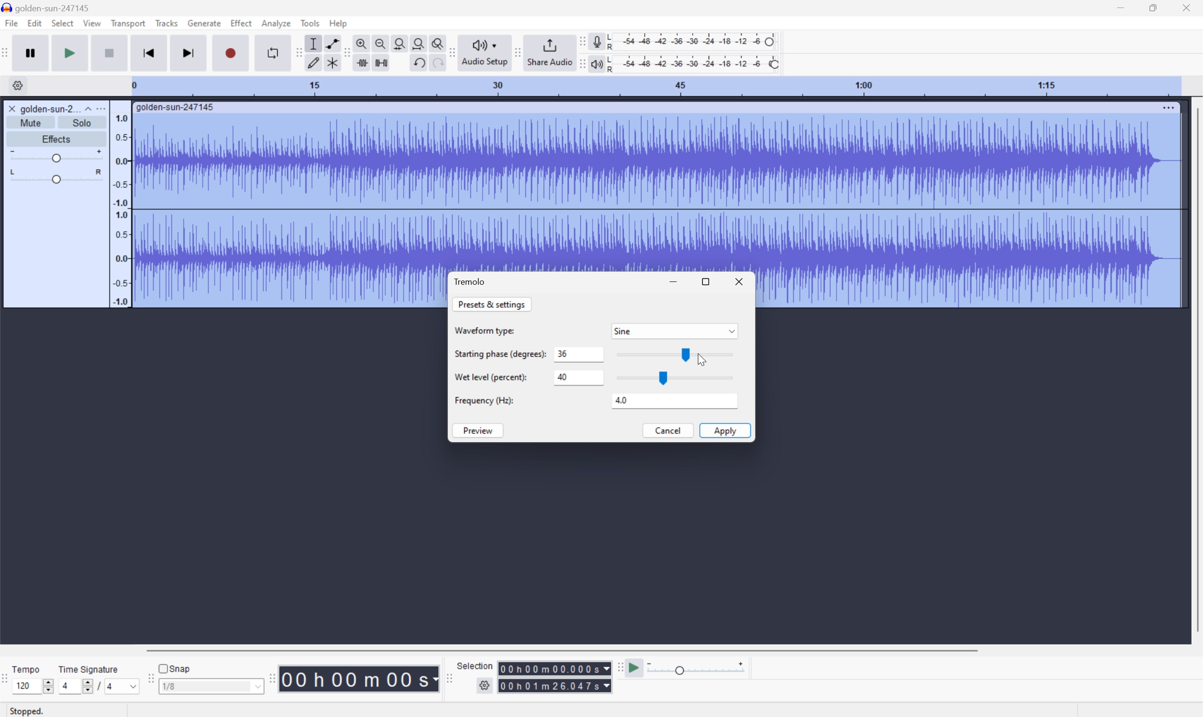  What do you see at coordinates (674, 378) in the screenshot?
I see `Slider` at bounding box center [674, 378].